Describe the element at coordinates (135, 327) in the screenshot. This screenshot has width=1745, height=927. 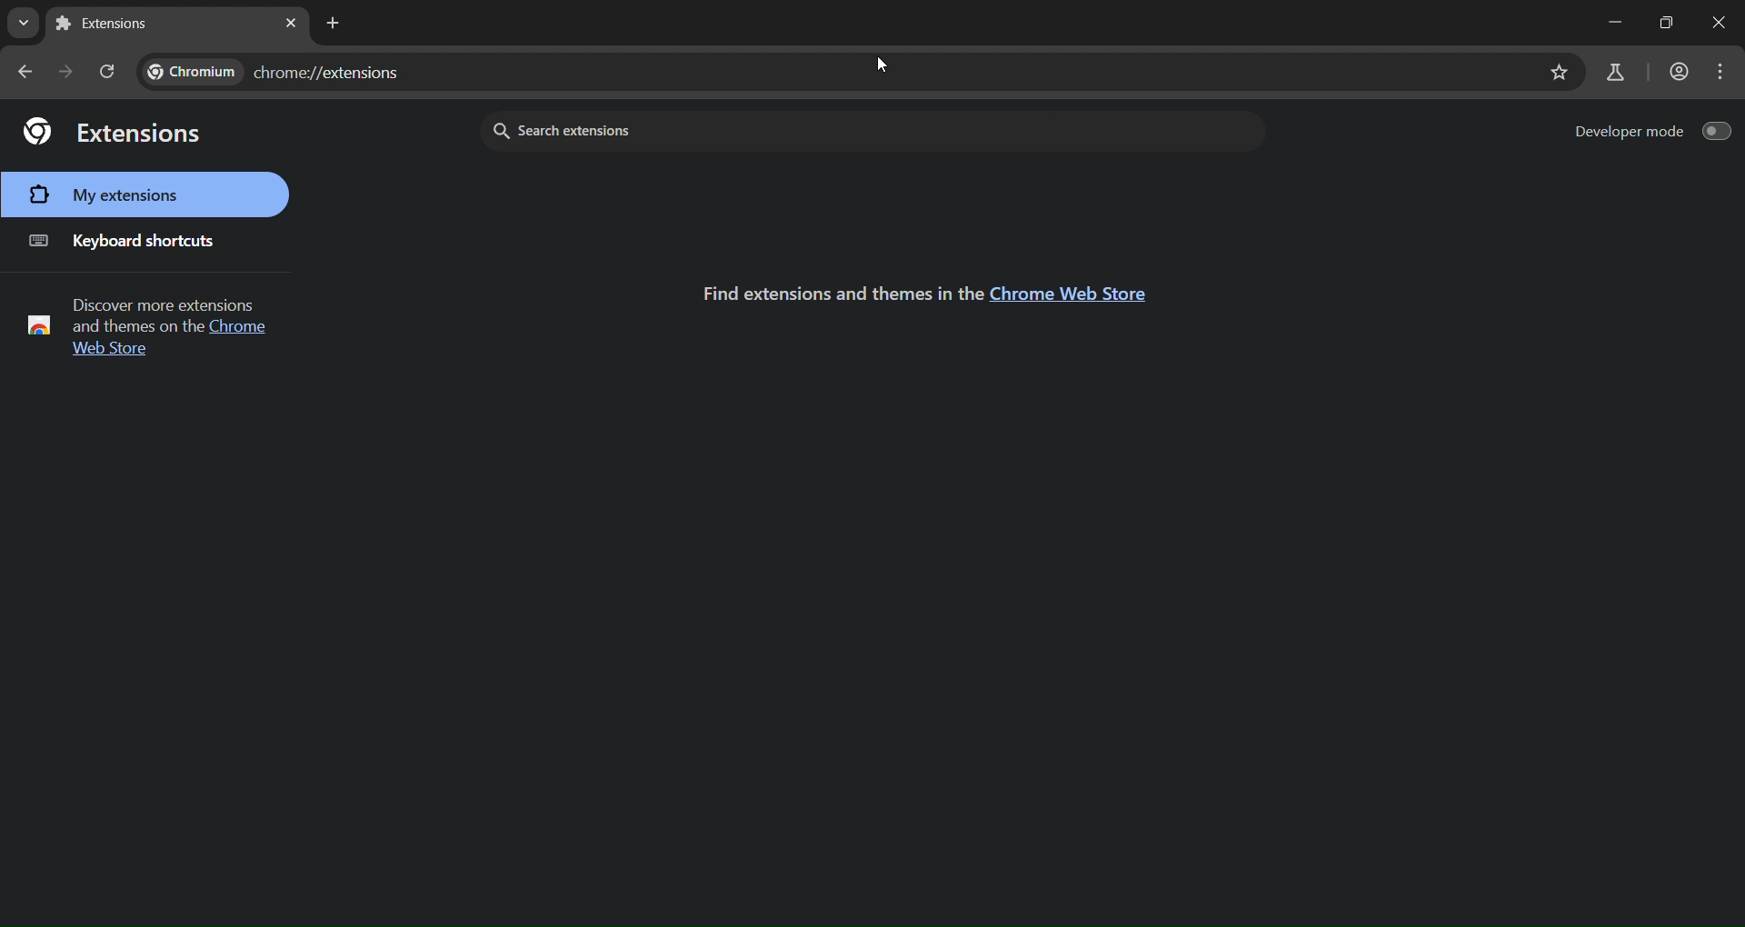
I see `and themes on the` at that location.